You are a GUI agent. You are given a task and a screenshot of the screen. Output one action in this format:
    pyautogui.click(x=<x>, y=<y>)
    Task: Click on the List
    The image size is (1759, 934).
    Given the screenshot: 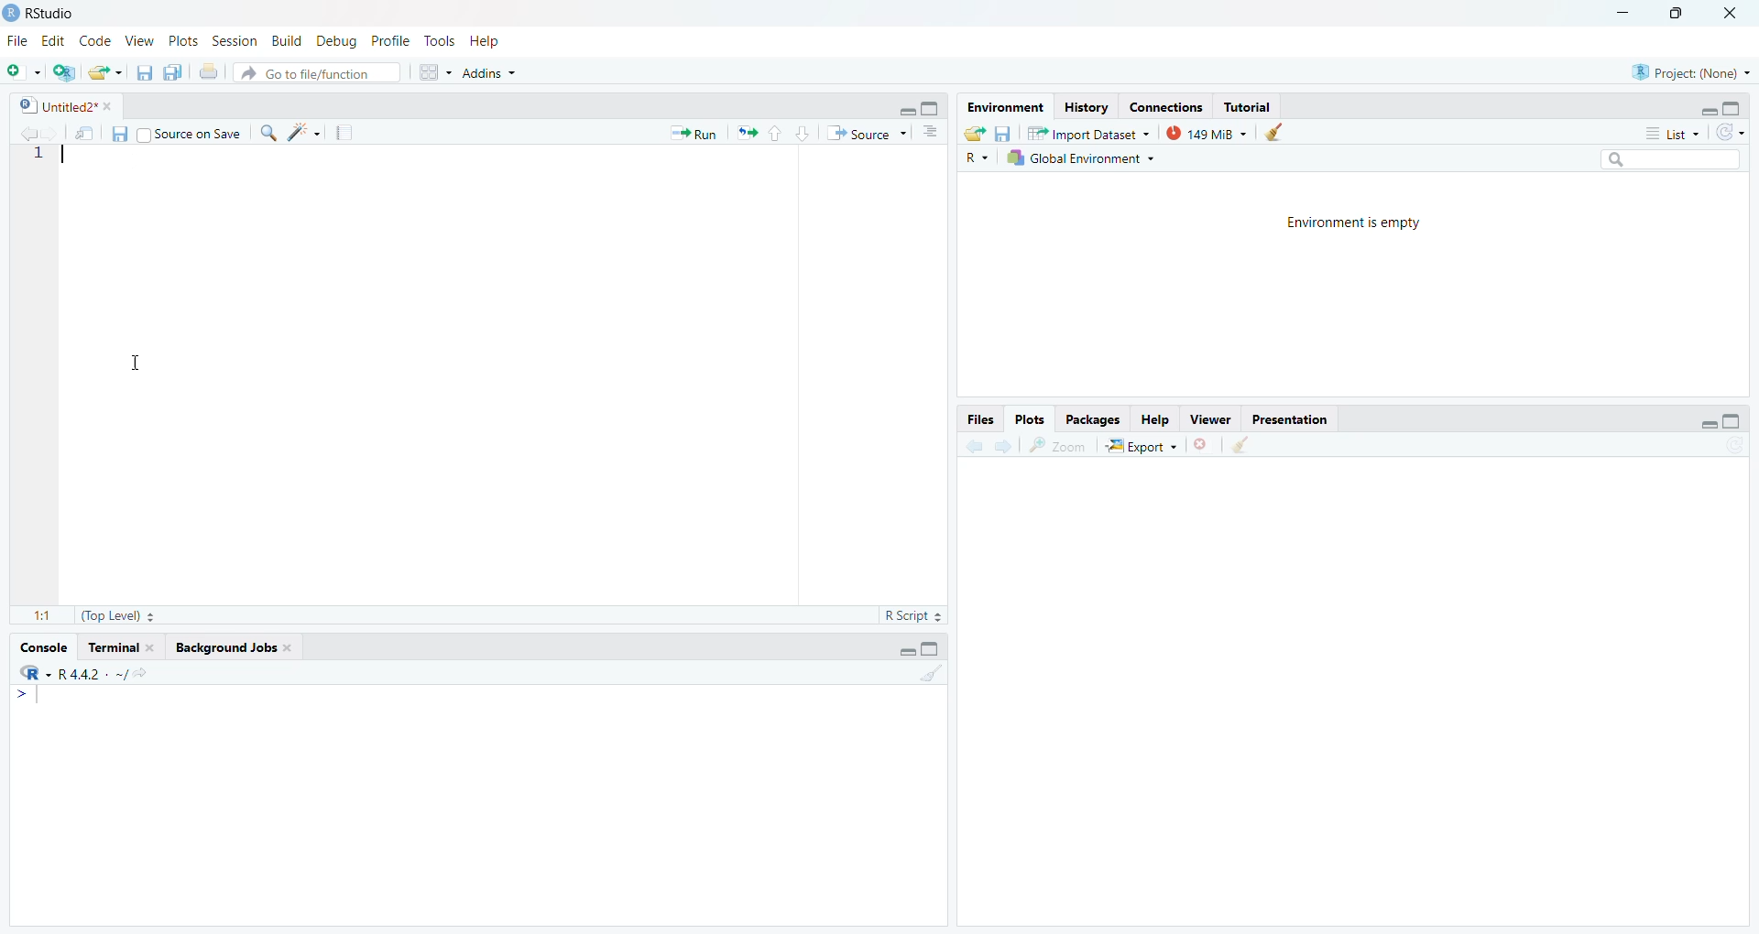 What is the action you would take?
    pyautogui.click(x=1671, y=134)
    